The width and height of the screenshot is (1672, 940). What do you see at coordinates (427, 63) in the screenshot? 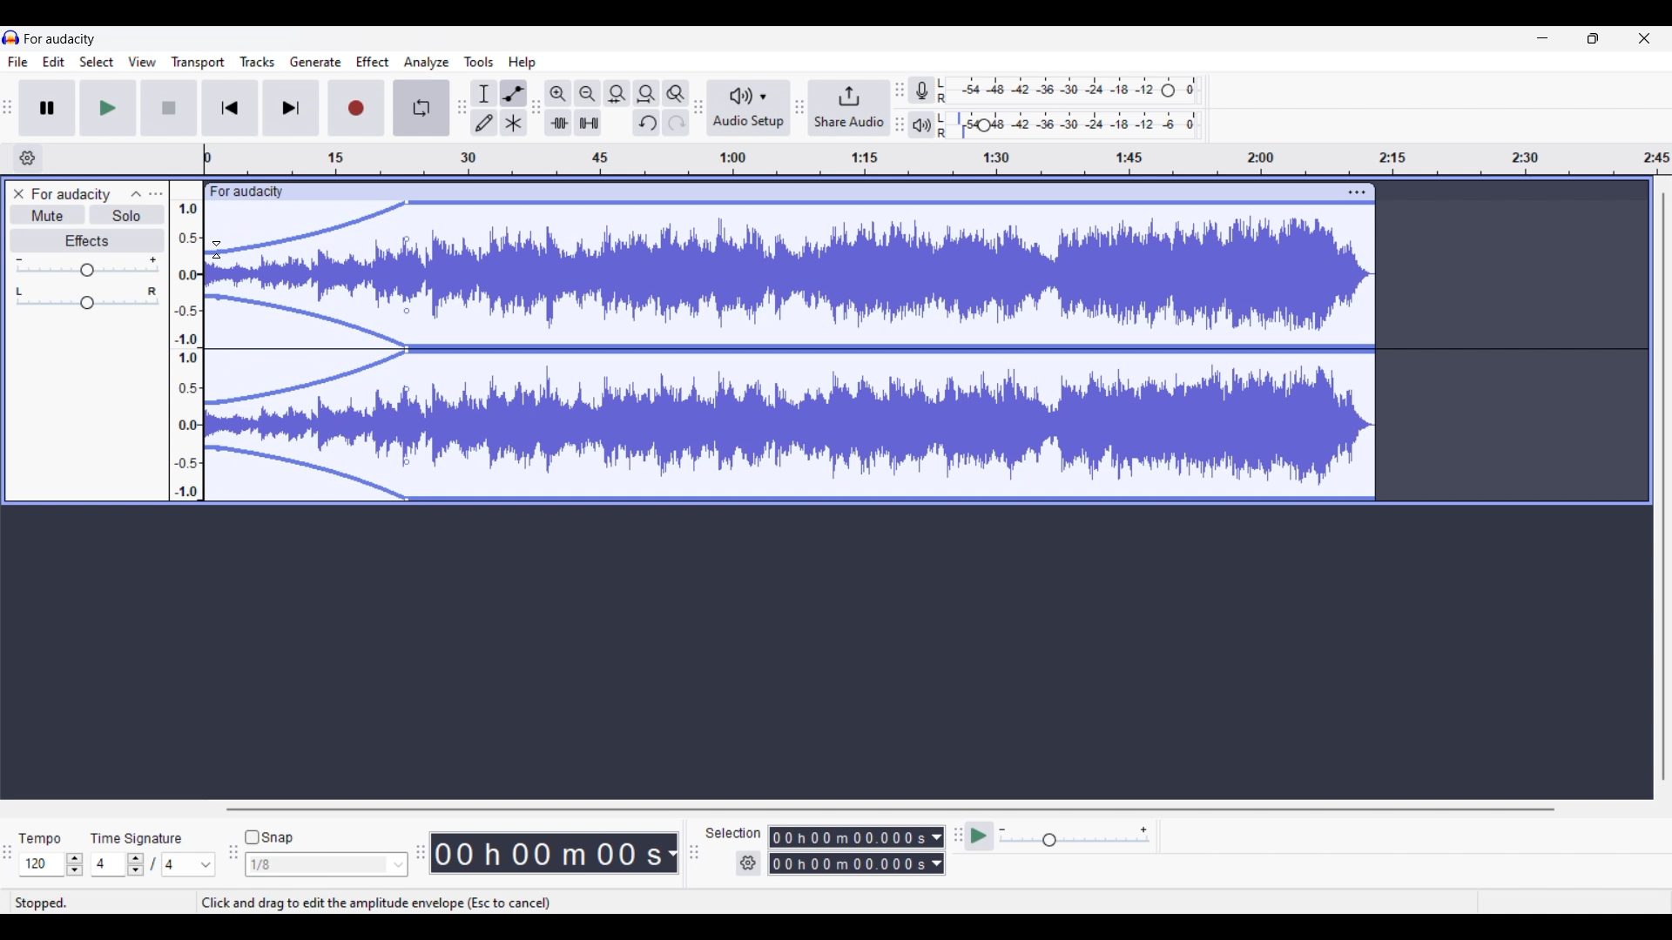
I see `Analyze` at bounding box center [427, 63].